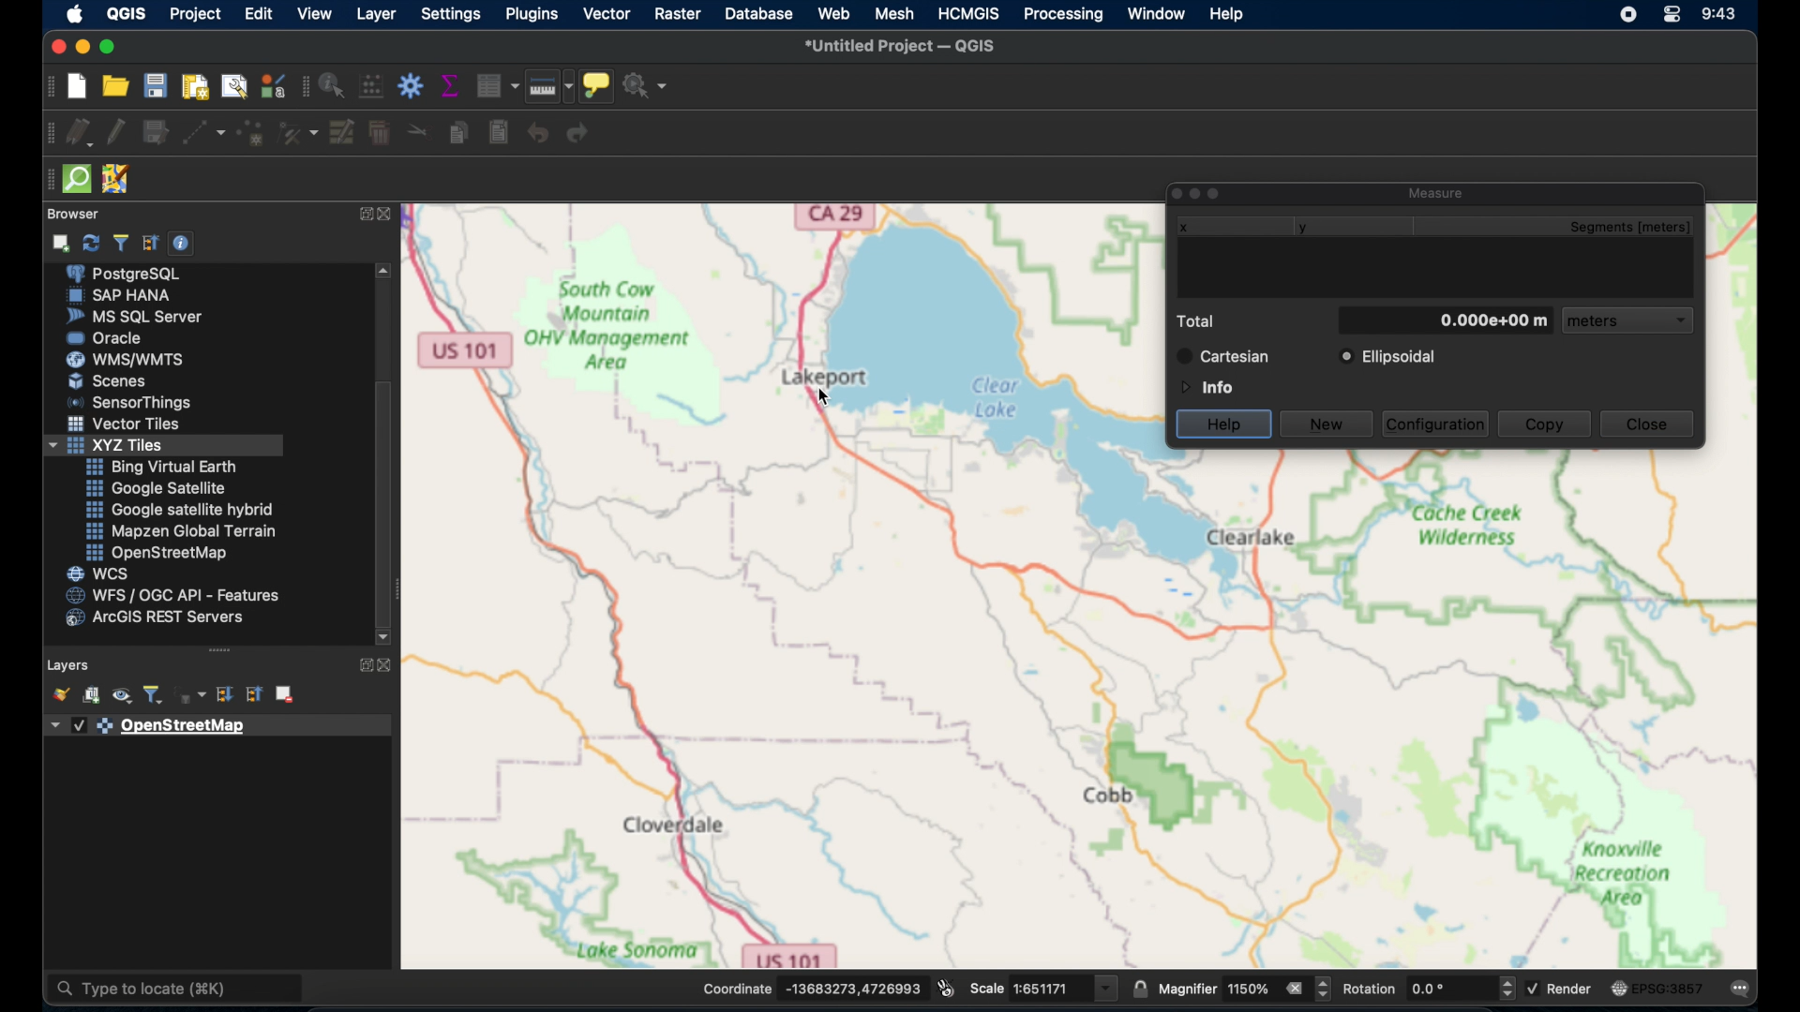 This screenshot has height=1012, width=1800. Describe the element at coordinates (133, 402) in the screenshot. I see `sensor things` at that location.